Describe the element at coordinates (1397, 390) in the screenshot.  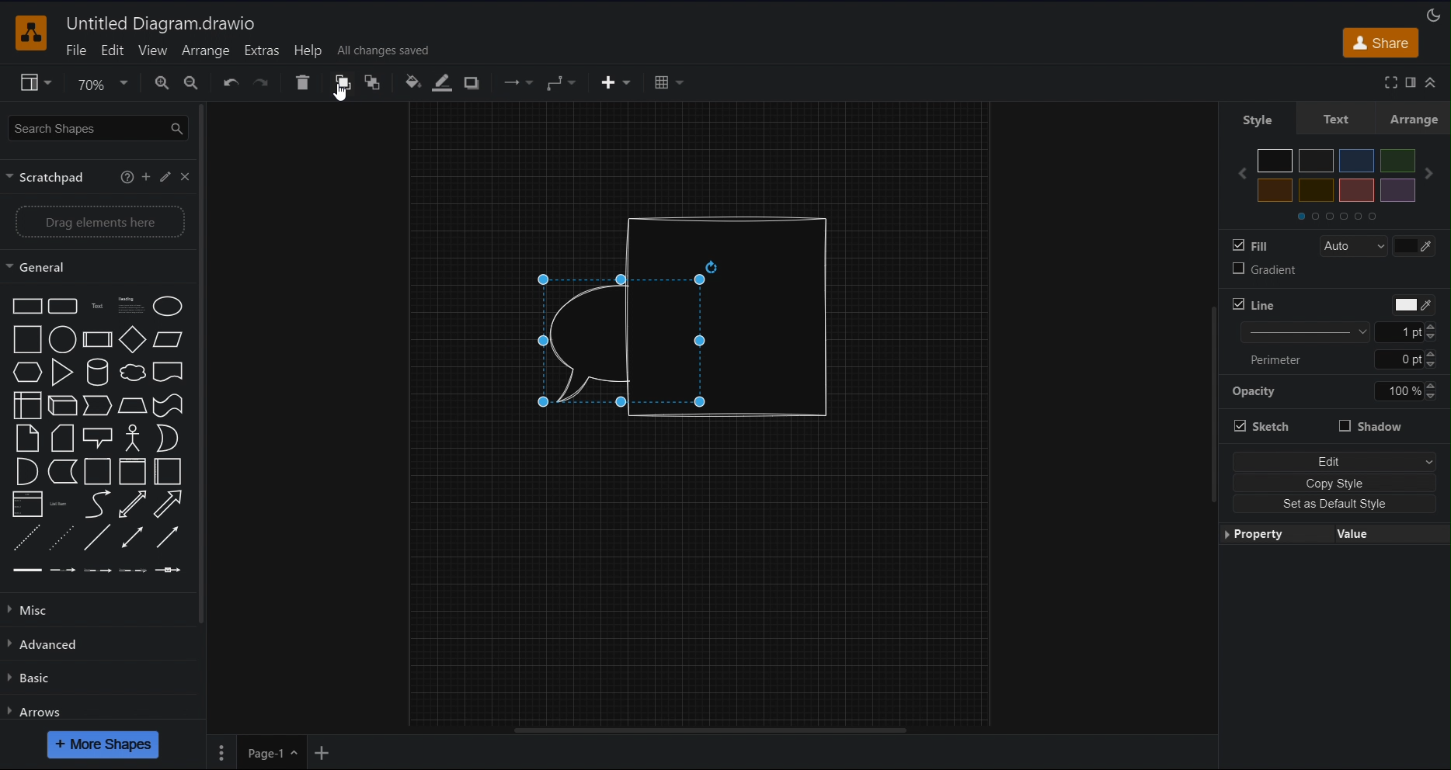
I see `Manually input opacity` at that location.